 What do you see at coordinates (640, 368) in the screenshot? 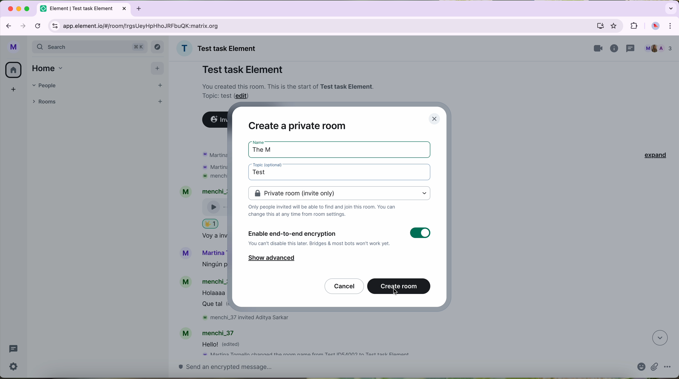
I see `emojis` at bounding box center [640, 368].